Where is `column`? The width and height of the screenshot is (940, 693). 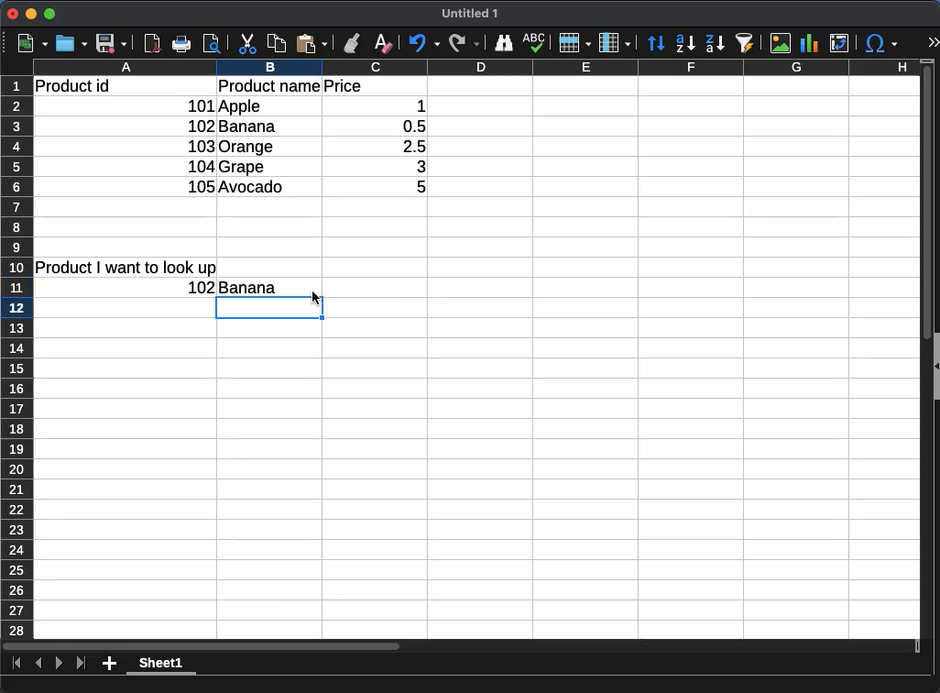 column is located at coordinates (615, 43).